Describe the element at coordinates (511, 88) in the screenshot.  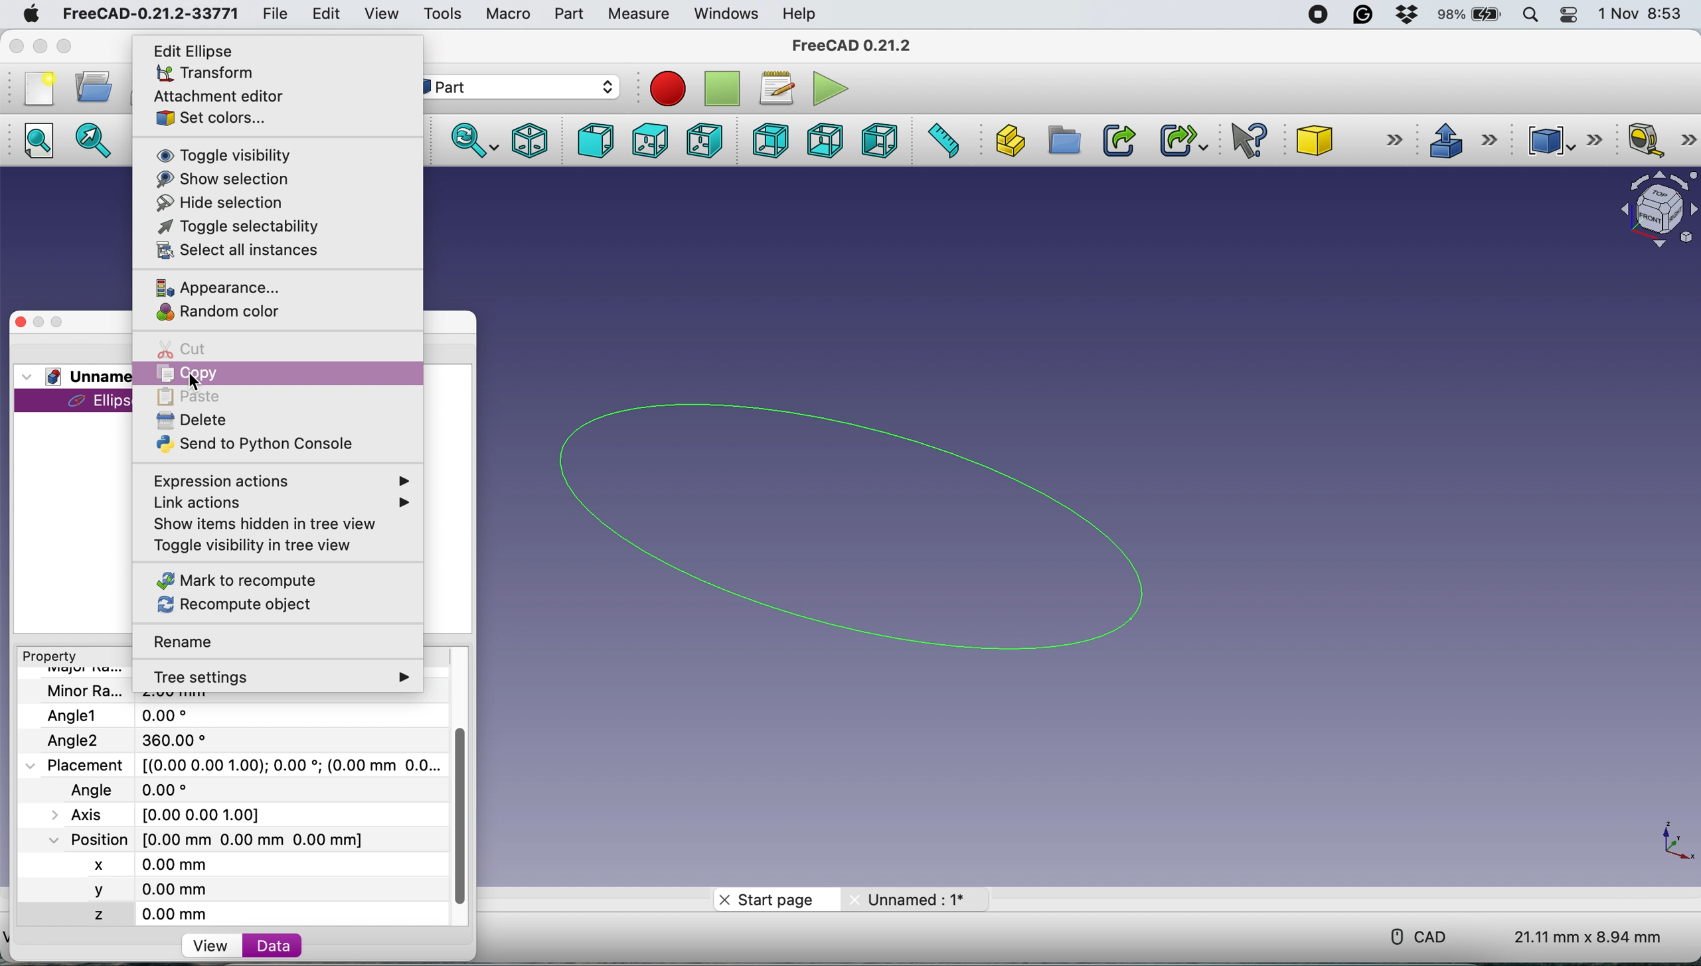
I see `workbench` at that location.